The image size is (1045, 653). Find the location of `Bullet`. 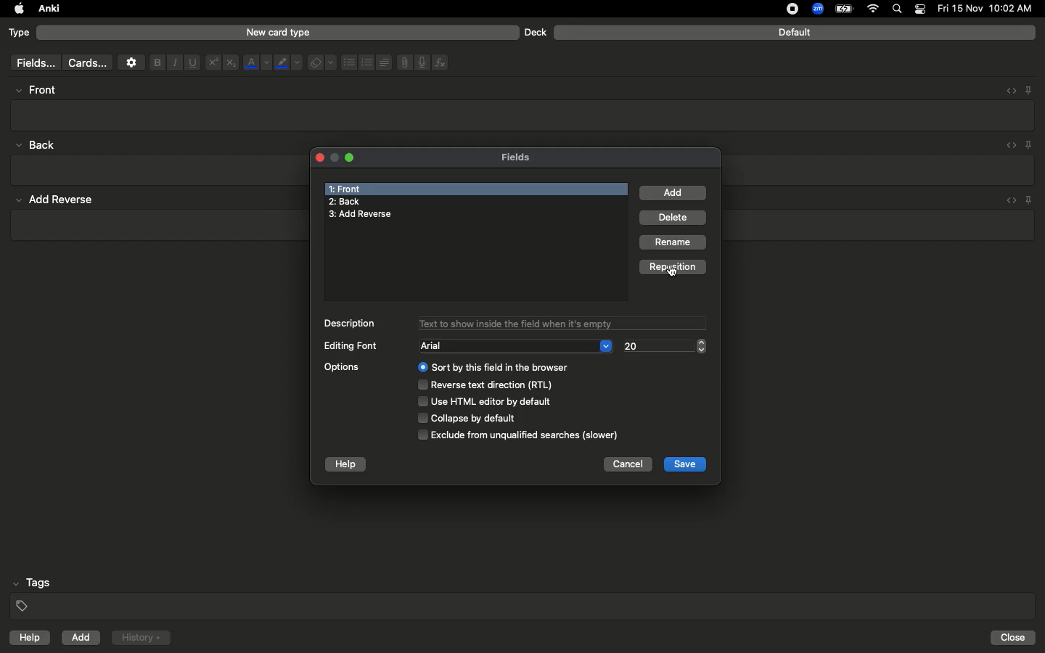

Bullet is located at coordinates (348, 62).